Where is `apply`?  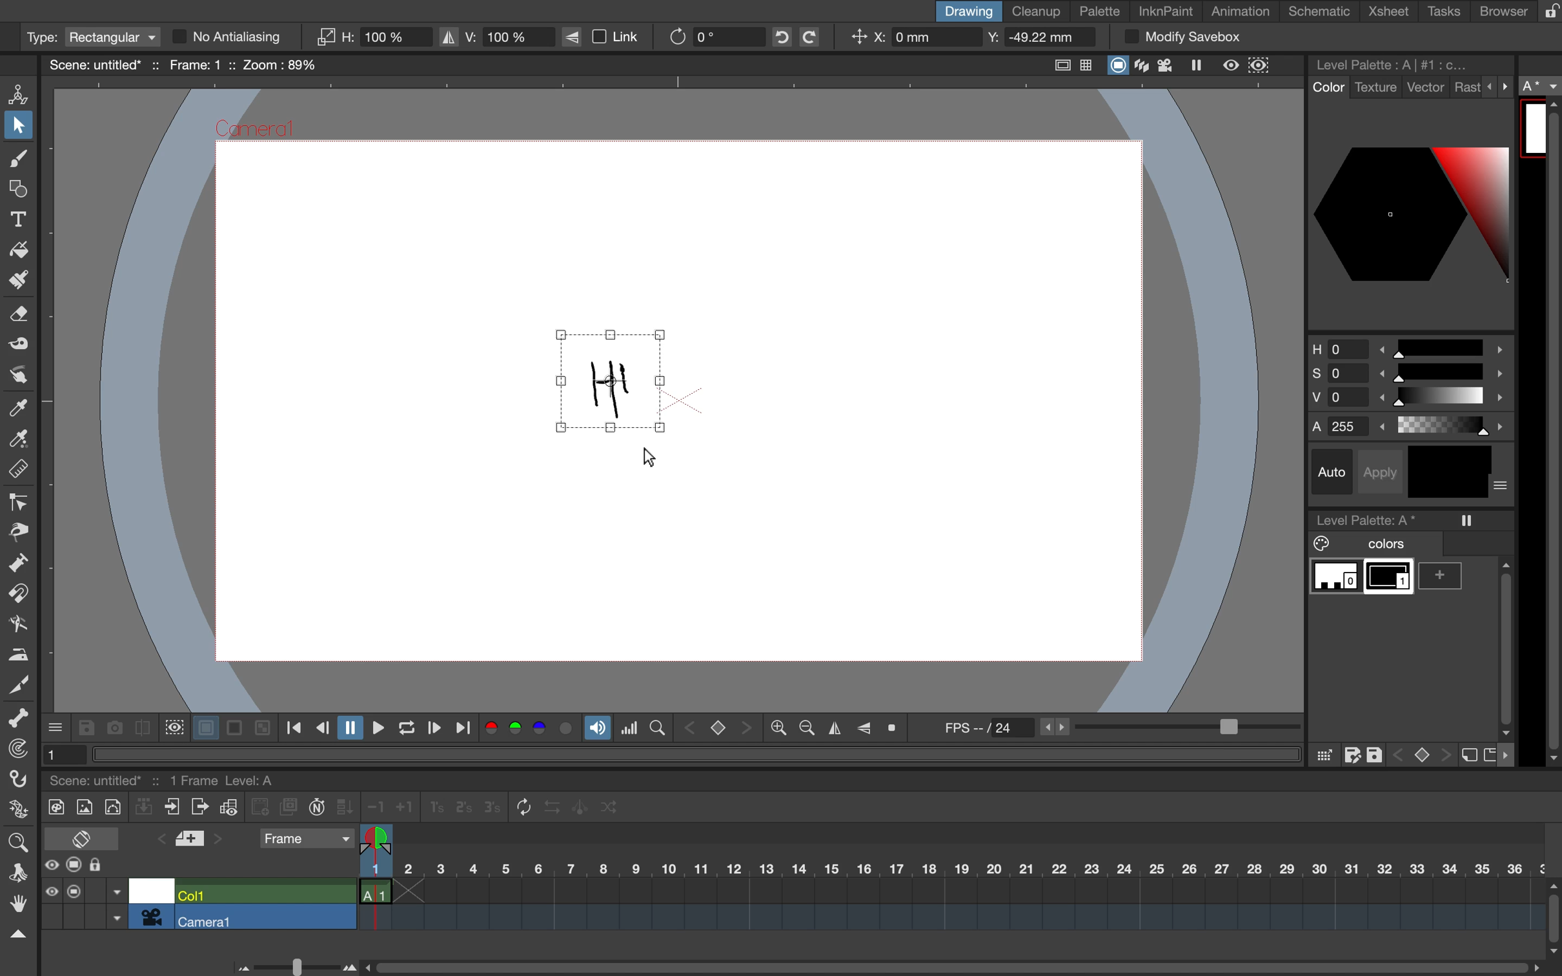 apply is located at coordinates (1384, 470).